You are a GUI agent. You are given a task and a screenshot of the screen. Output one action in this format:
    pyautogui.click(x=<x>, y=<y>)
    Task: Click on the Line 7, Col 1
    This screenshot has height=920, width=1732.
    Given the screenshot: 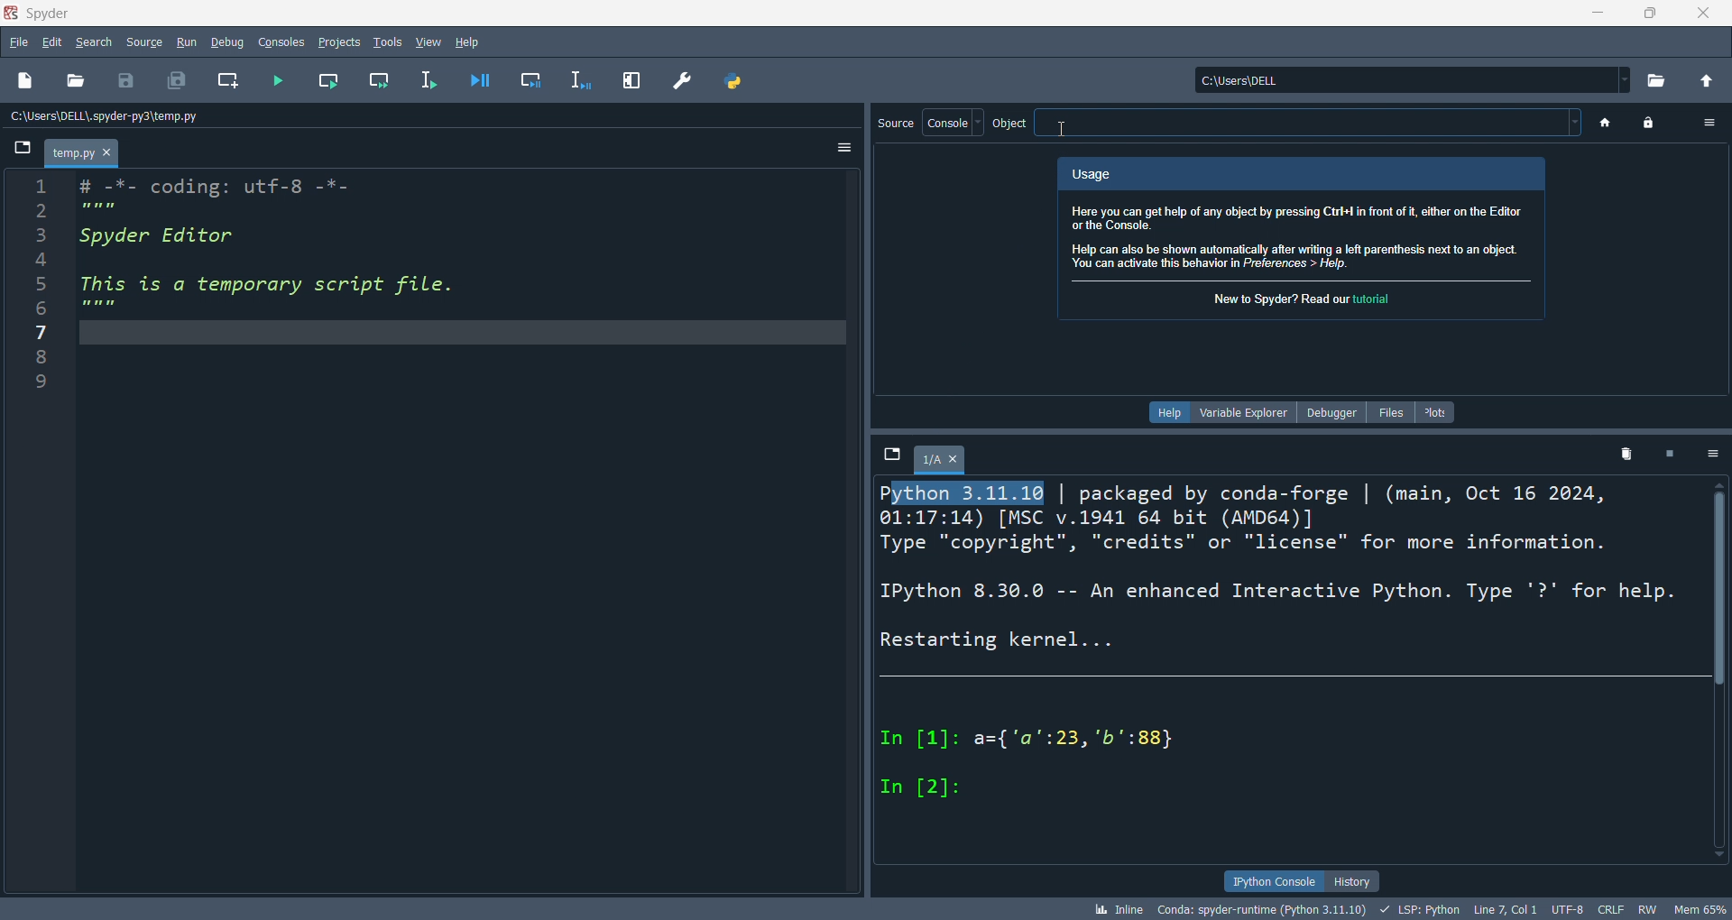 What is the action you would take?
    pyautogui.click(x=1505, y=908)
    